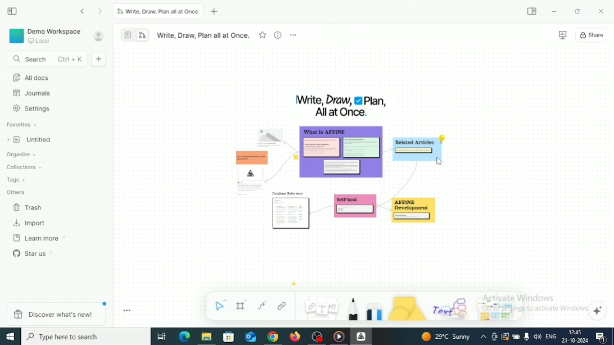 This screenshot has height=345, width=614. What do you see at coordinates (33, 108) in the screenshot?
I see `Settings` at bounding box center [33, 108].